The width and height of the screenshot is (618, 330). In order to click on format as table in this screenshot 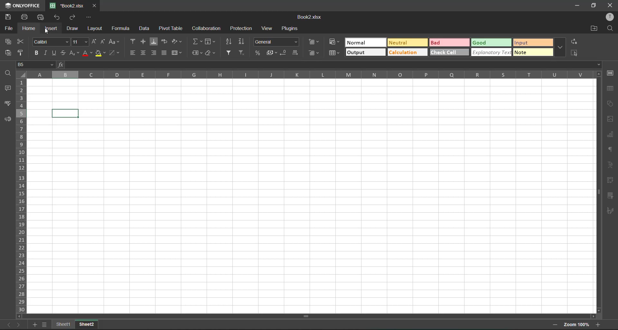, I will do `click(334, 52)`.